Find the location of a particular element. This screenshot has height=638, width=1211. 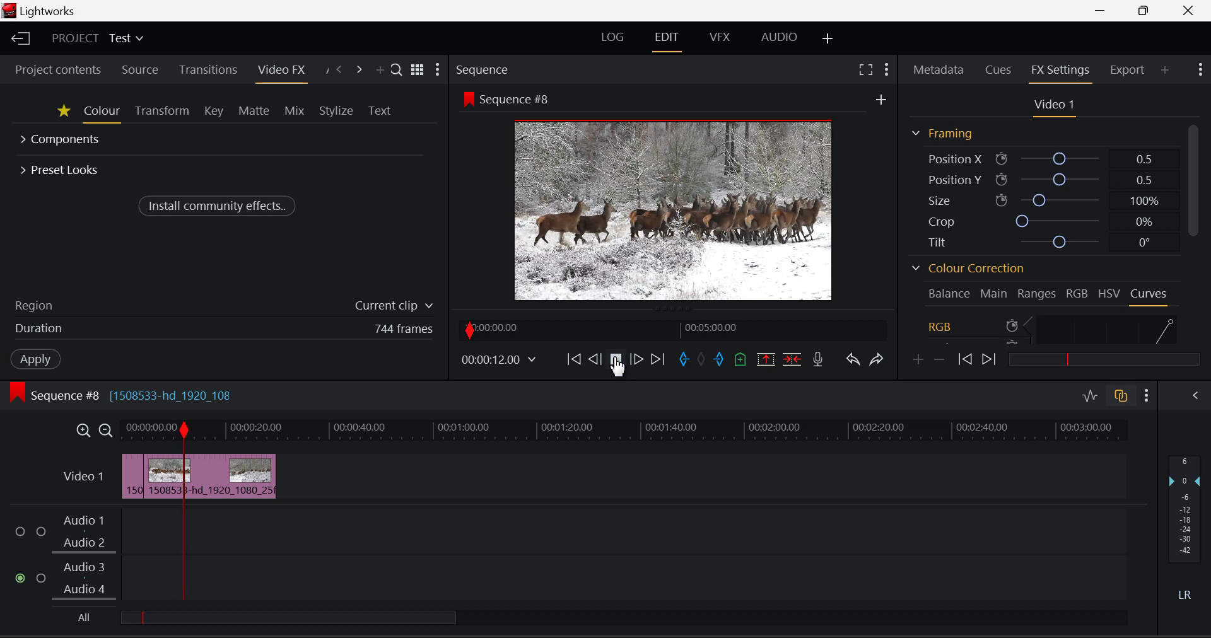

Undo is located at coordinates (853, 361).